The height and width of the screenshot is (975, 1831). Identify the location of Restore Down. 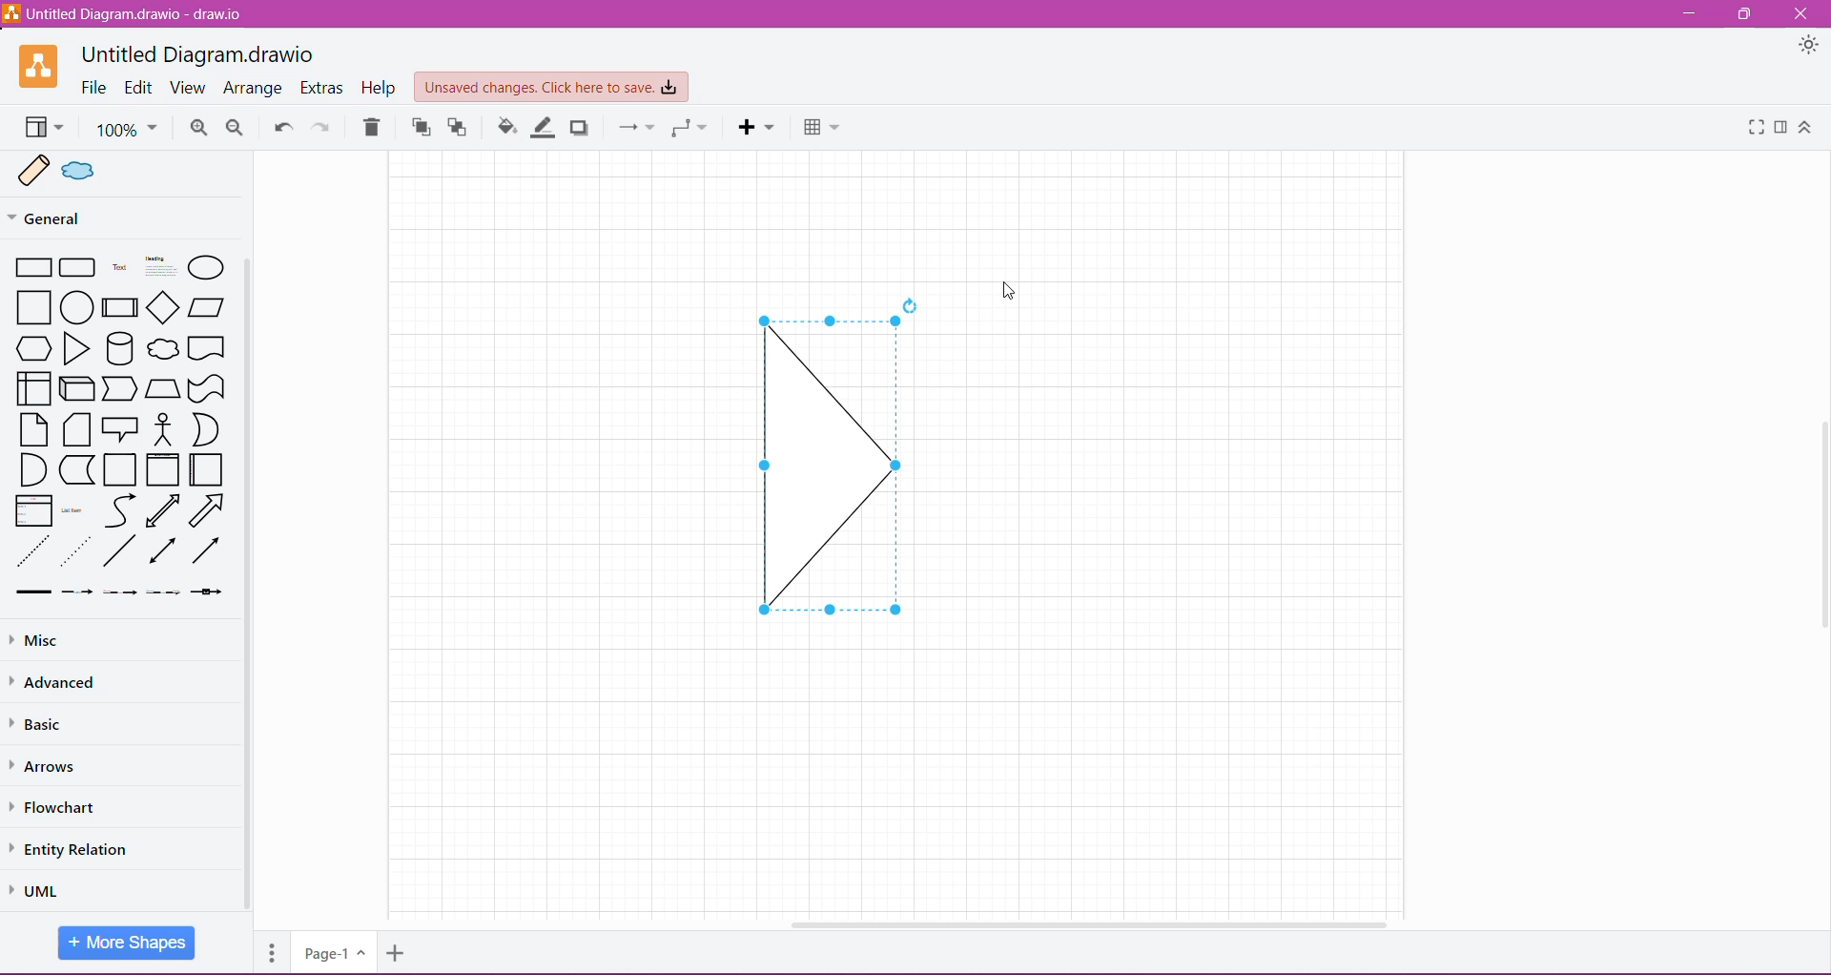
(1747, 13).